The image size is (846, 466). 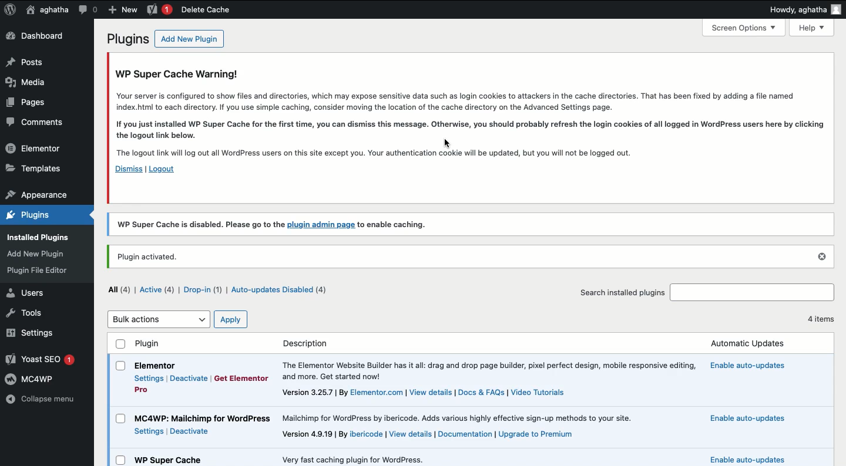 What do you see at coordinates (281, 289) in the screenshot?
I see `Auto updates disabled` at bounding box center [281, 289].